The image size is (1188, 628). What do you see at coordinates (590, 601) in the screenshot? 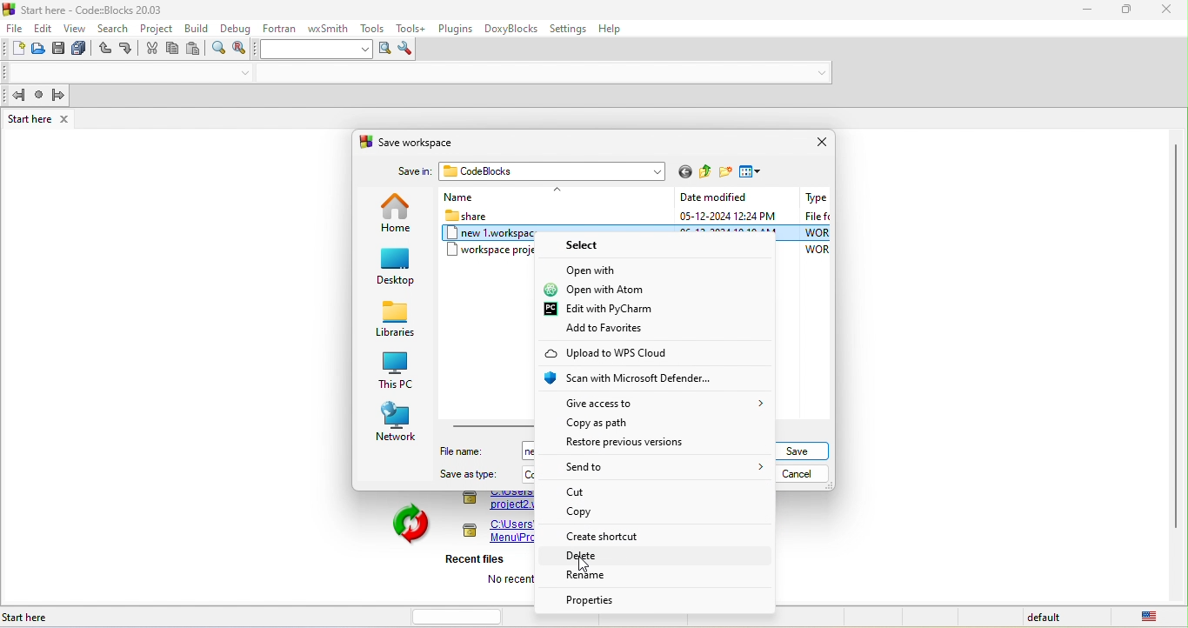
I see `properties` at bounding box center [590, 601].